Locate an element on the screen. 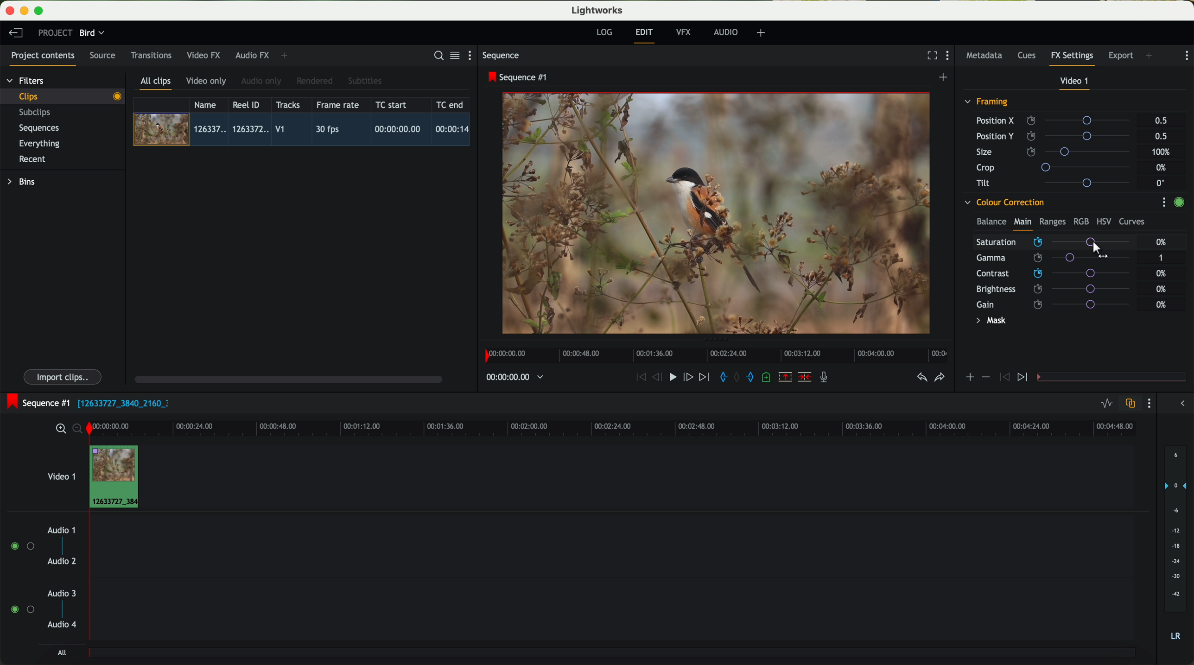 The height and width of the screenshot is (665, 1194). log is located at coordinates (604, 32).